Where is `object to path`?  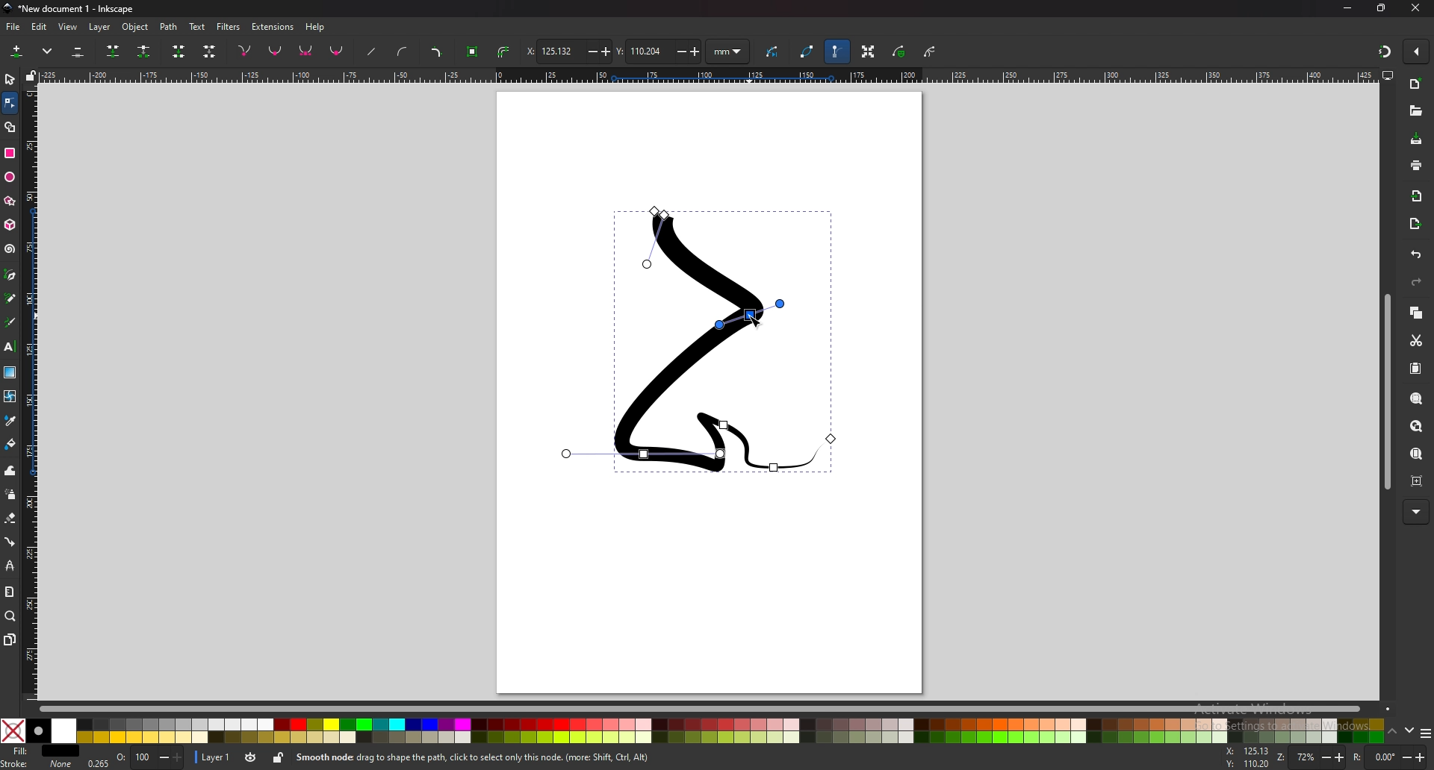
object to path is located at coordinates (474, 50).